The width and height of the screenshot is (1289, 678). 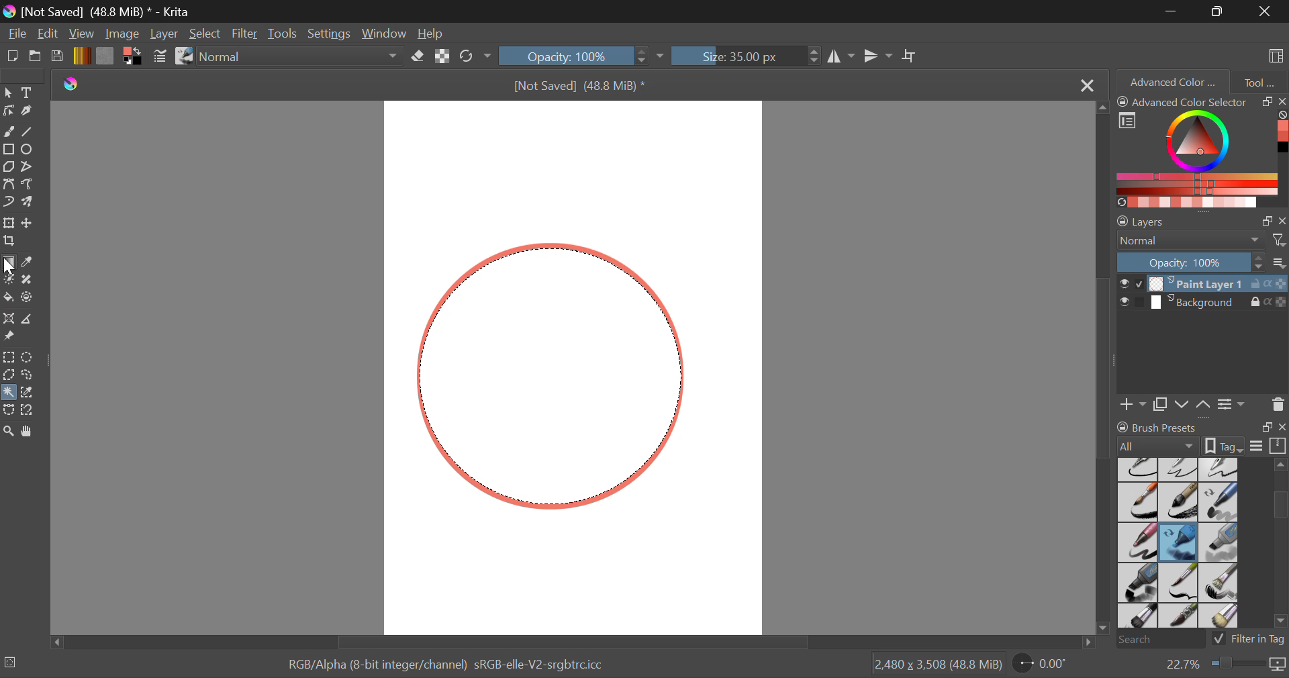 I want to click on Polyline Tool, so click(x=29, y=166).